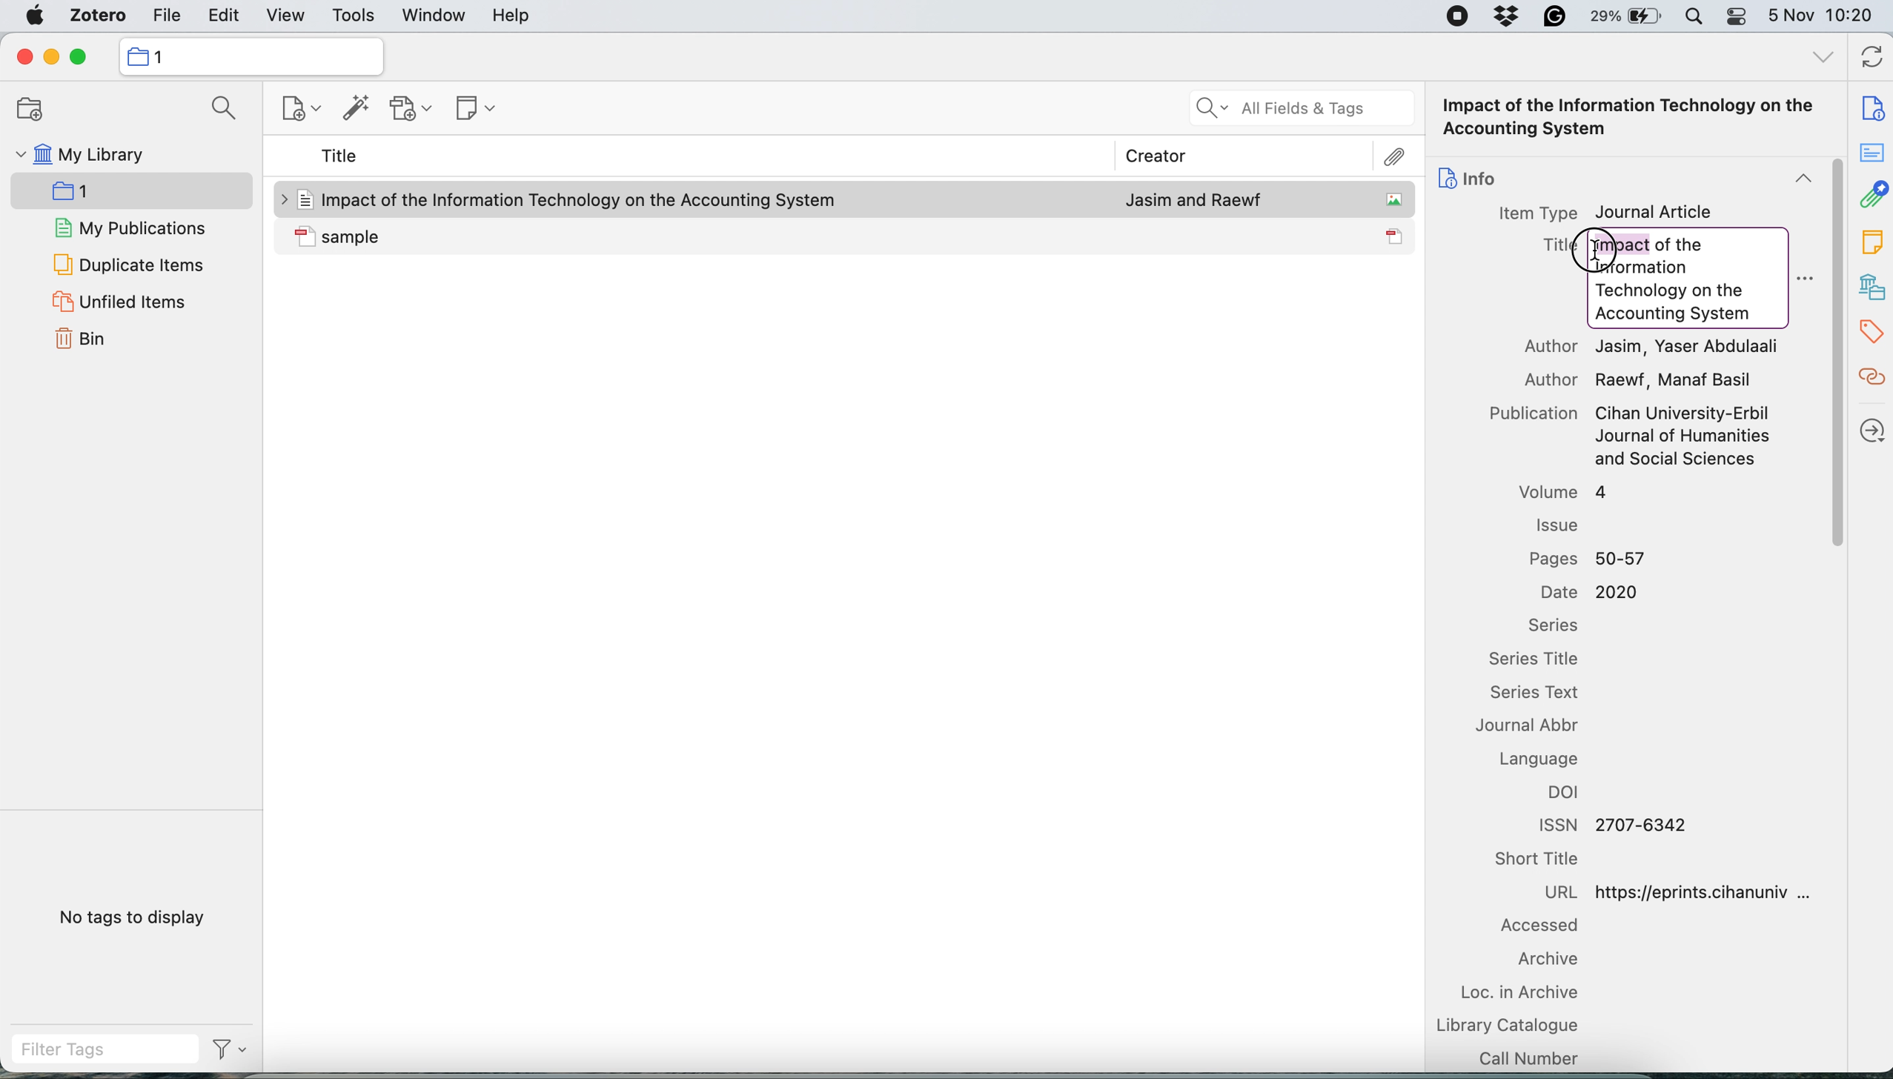  Describe the element at coordinates (1548, 959) in the screenshot. I see `archive` at that location.